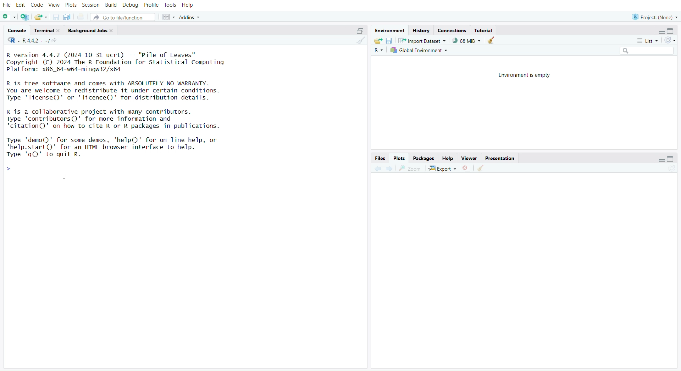 The width and height of the screenshot is (681, 371). Describe the element at coordinates (484, 30) in the screenshot. I see `tutorial` at that location.